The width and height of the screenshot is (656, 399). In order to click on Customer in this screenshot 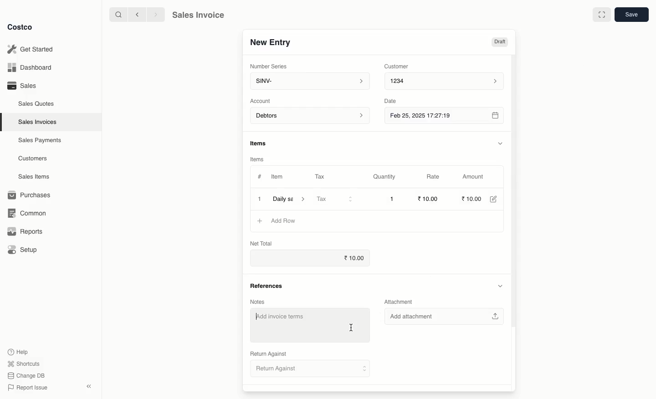, I will do `click(399, 67)`.